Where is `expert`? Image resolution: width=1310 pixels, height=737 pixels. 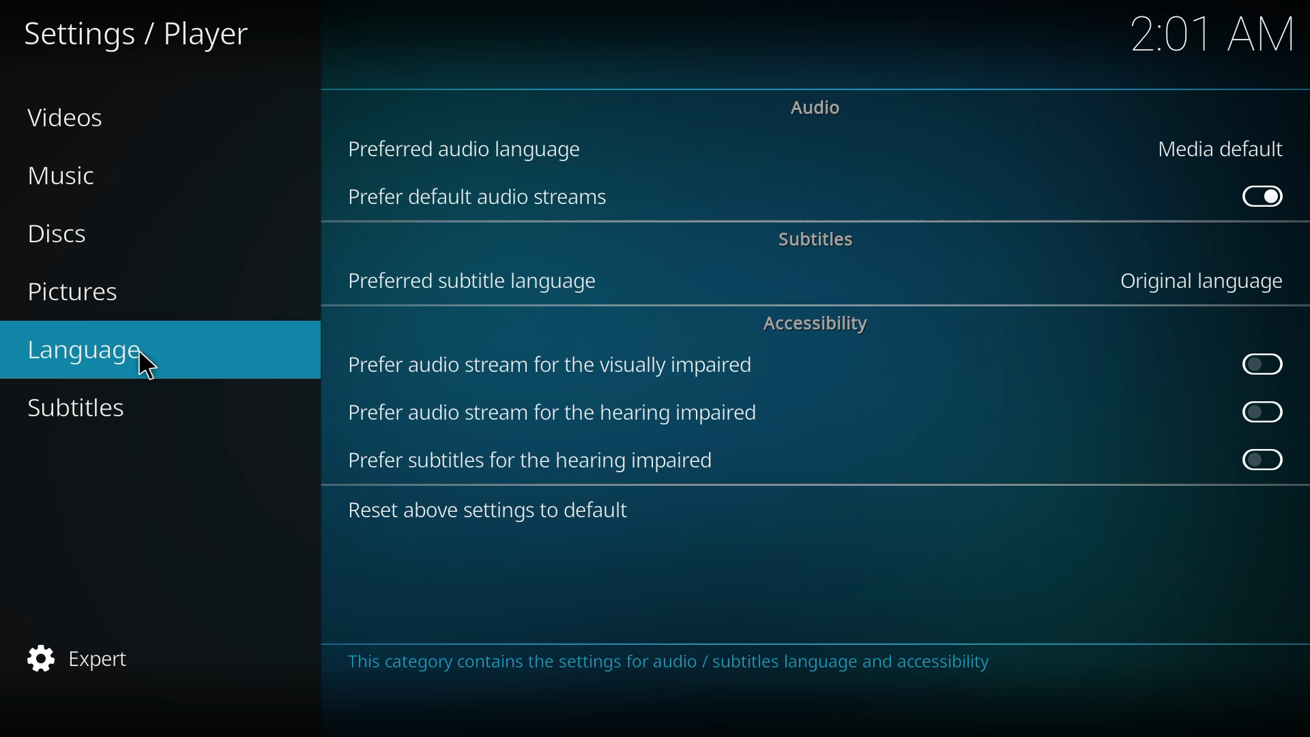
expert is located at coordinates (84, 657).